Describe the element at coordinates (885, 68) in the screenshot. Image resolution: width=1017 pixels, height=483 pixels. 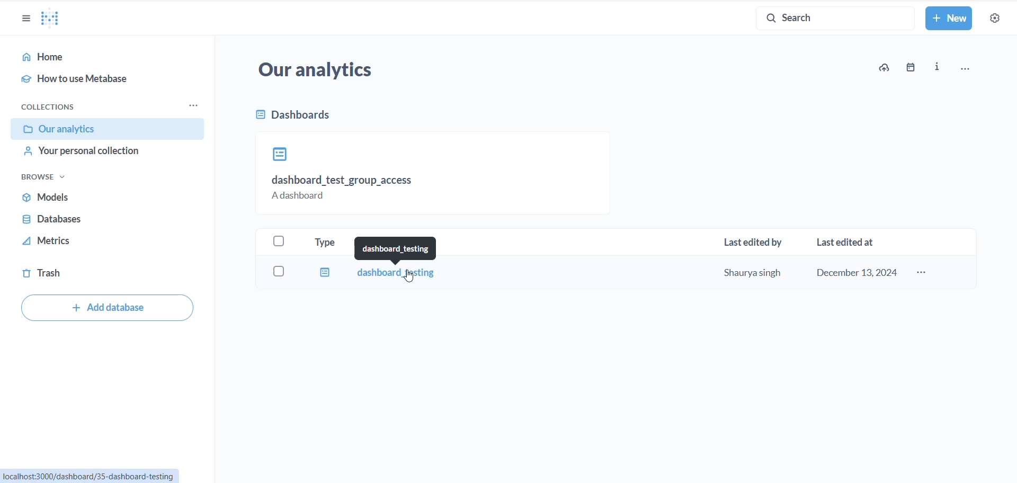
I see `upload` at that location.